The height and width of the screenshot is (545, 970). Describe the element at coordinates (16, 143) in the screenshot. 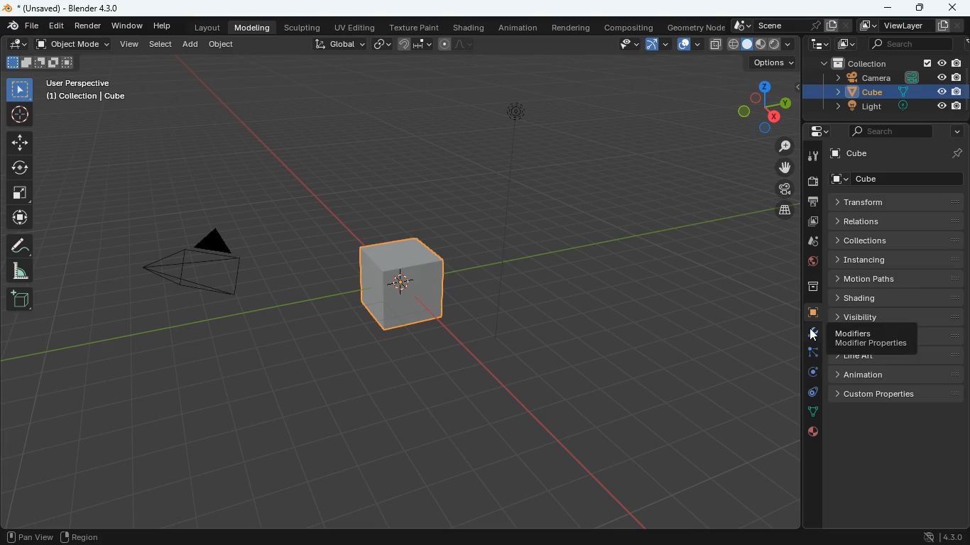

I see `move` at that location.